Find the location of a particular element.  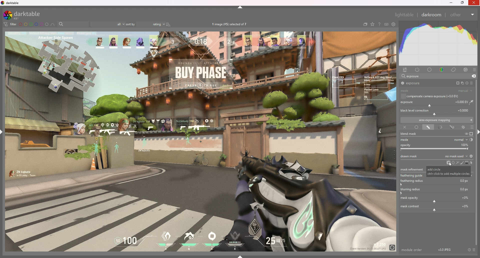

darktable is located at coordinates (25, 15).